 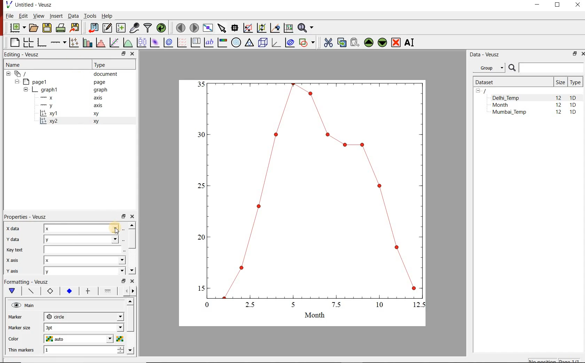 What do you see at coordinates (131, 327) in the screenshot?
I see `scrollbar` at bounding box center [131, 327].